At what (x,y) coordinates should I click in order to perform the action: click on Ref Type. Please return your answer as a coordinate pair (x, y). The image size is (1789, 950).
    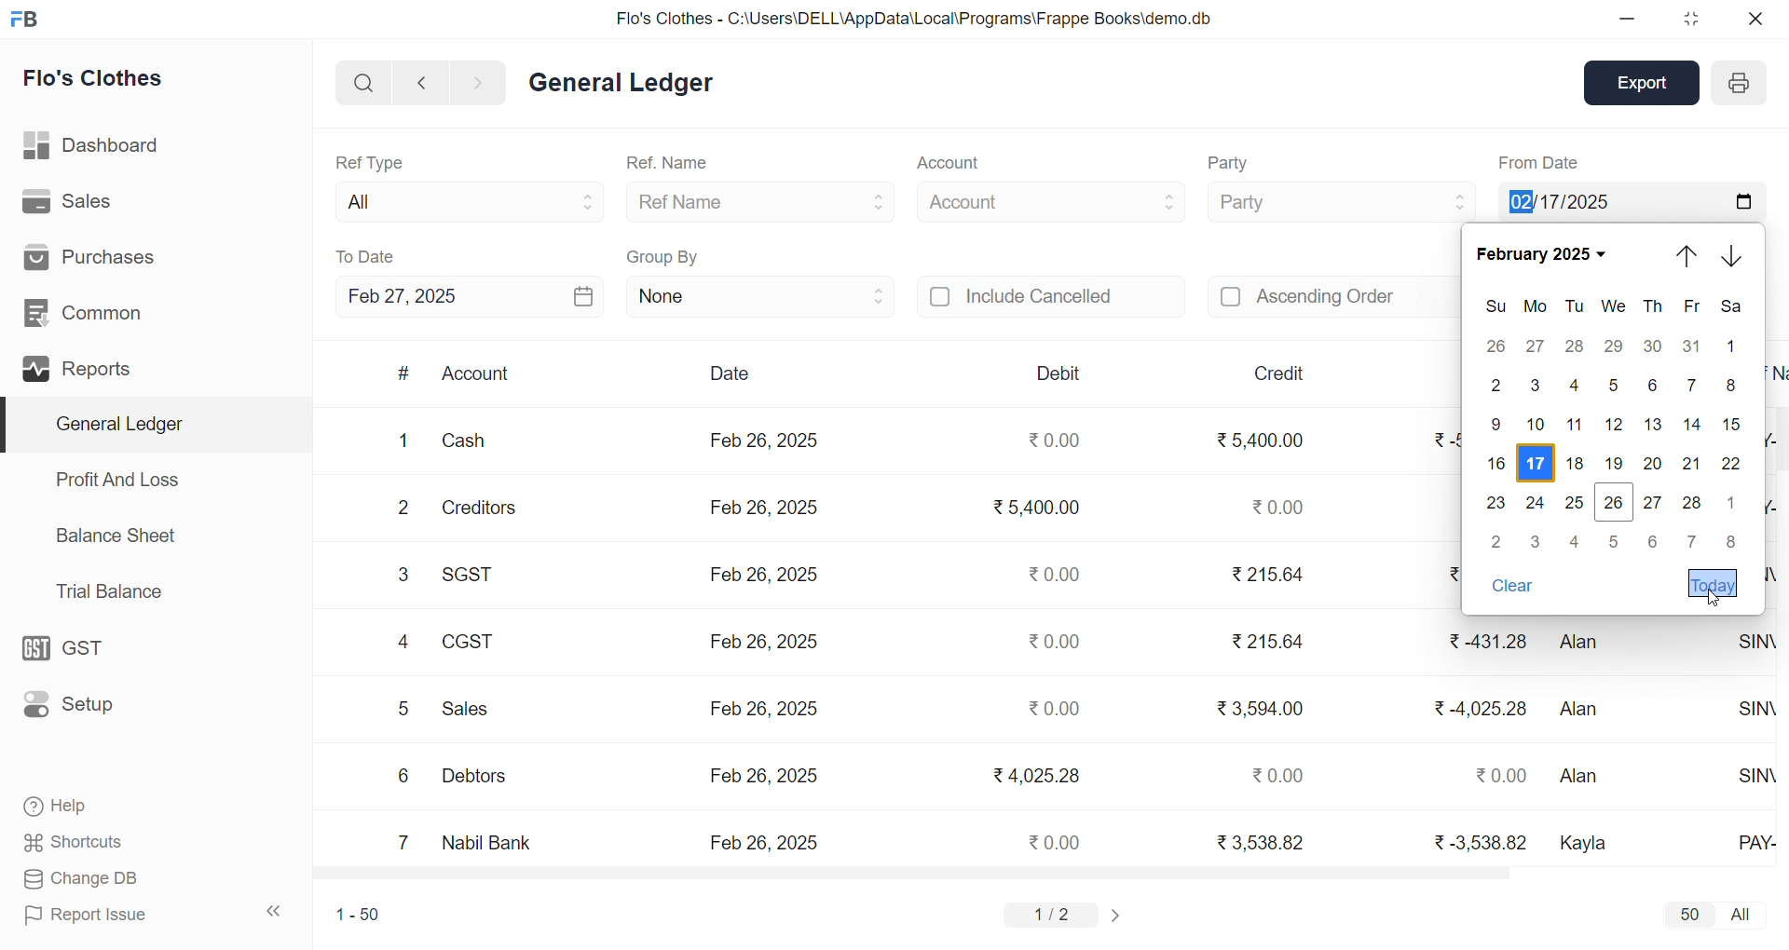
    Looking at the image, I should click on (369, 161).